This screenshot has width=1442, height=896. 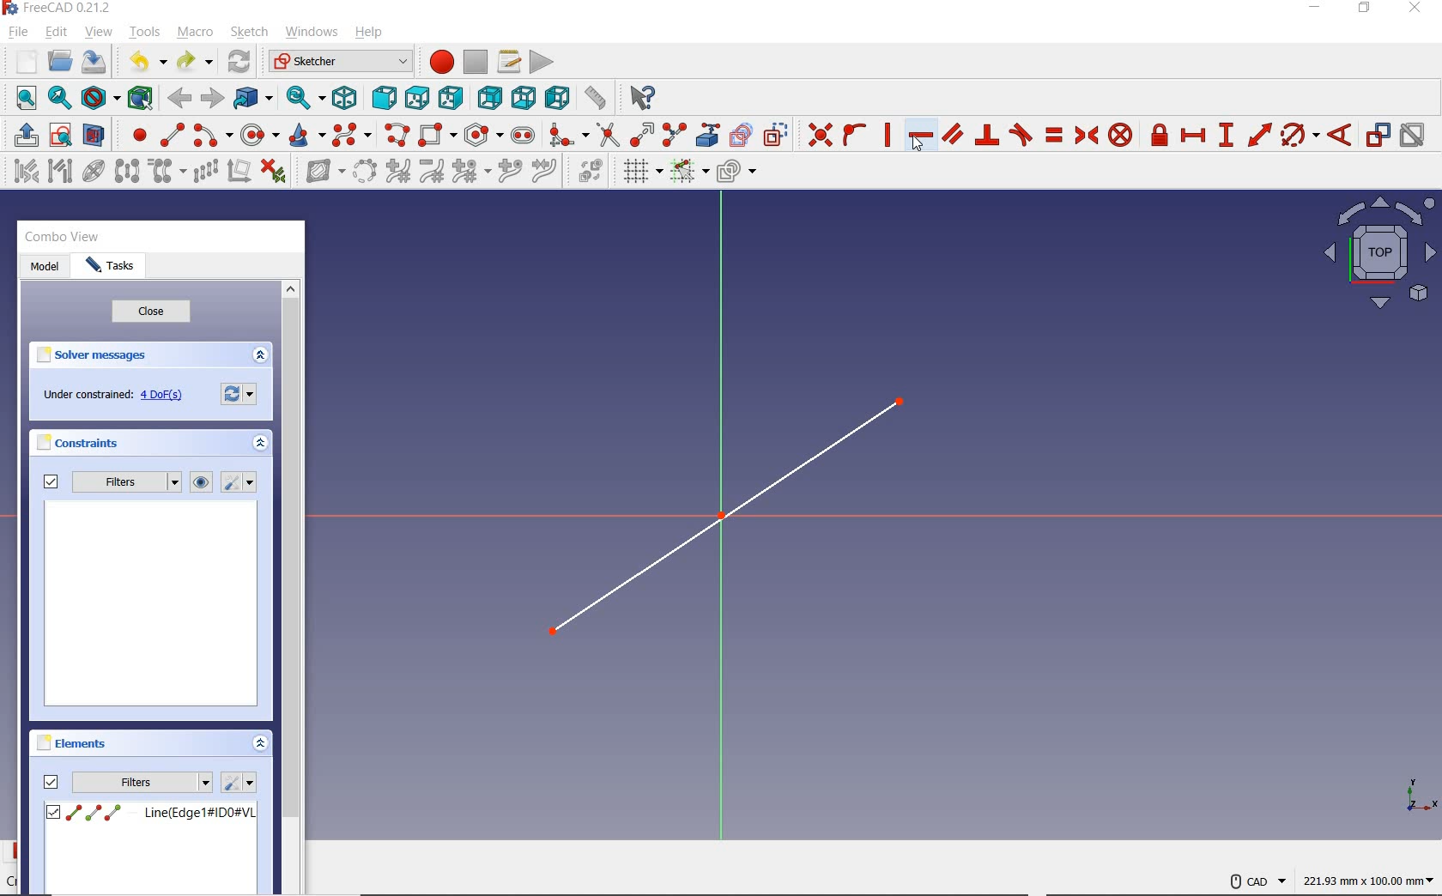 What do you see at coordinates (710, 133) in the screenshot?
I see `CREATE EXTERNAL GEOMETRY` at bounding box center [710, 133].